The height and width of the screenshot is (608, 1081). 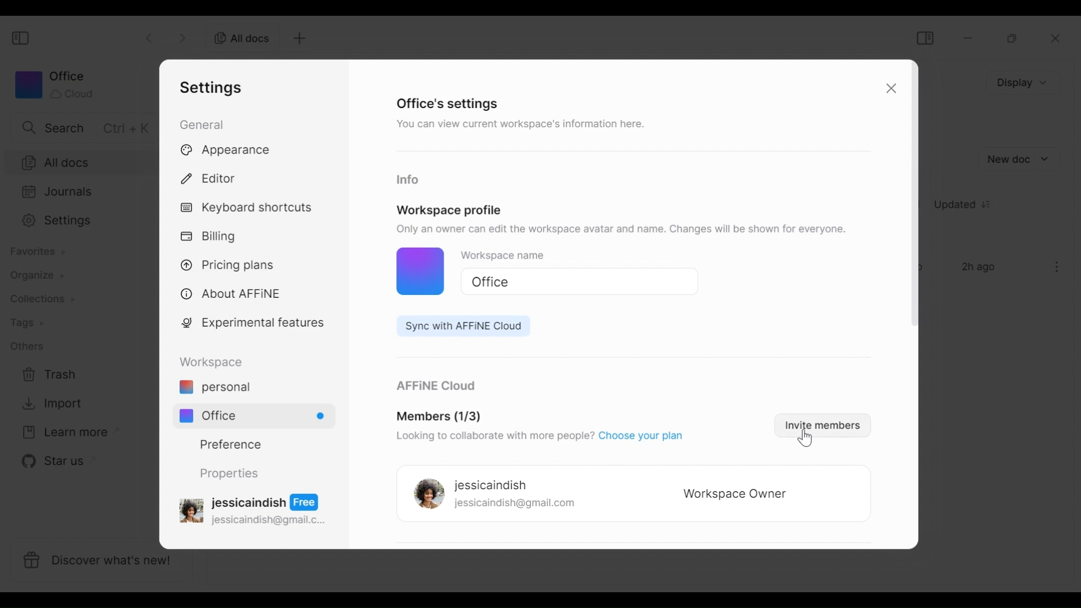 I want to click on Members (1/3), so click(x=439, y=417).